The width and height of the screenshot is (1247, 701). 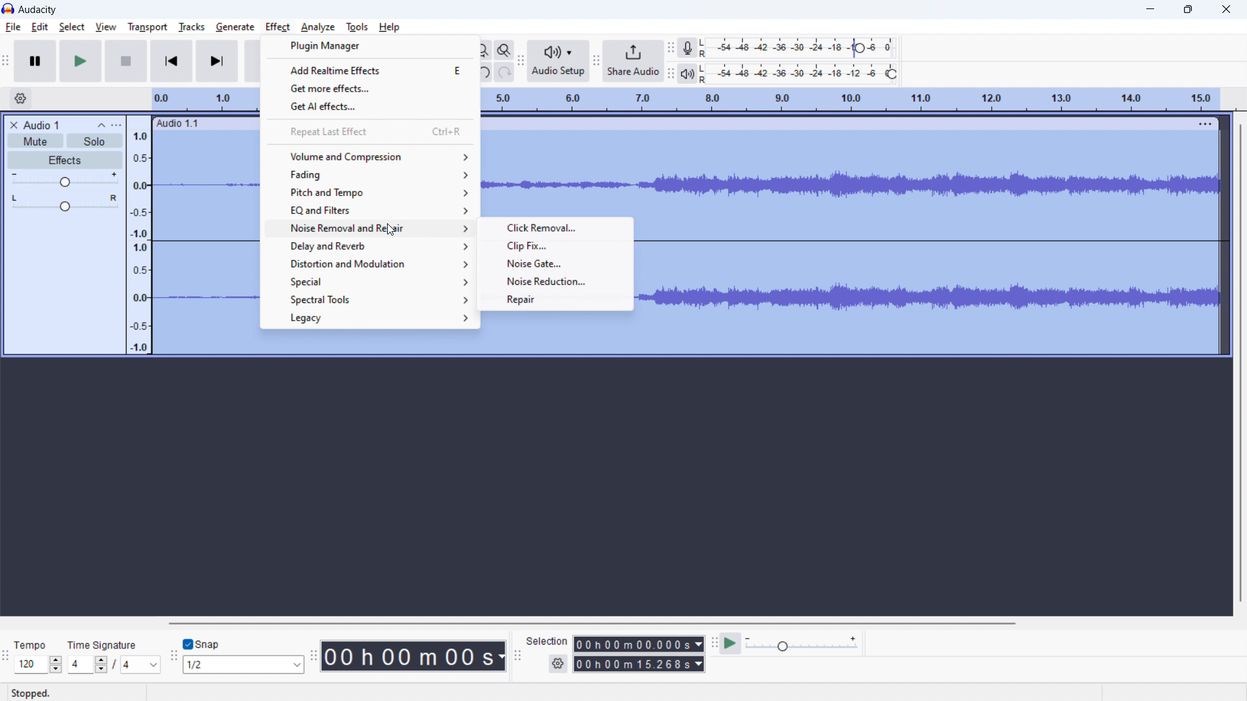 What do you see at coordinates (139, 236) in the screenshot?
I see `amplitude` at bounding box center [139, 236].